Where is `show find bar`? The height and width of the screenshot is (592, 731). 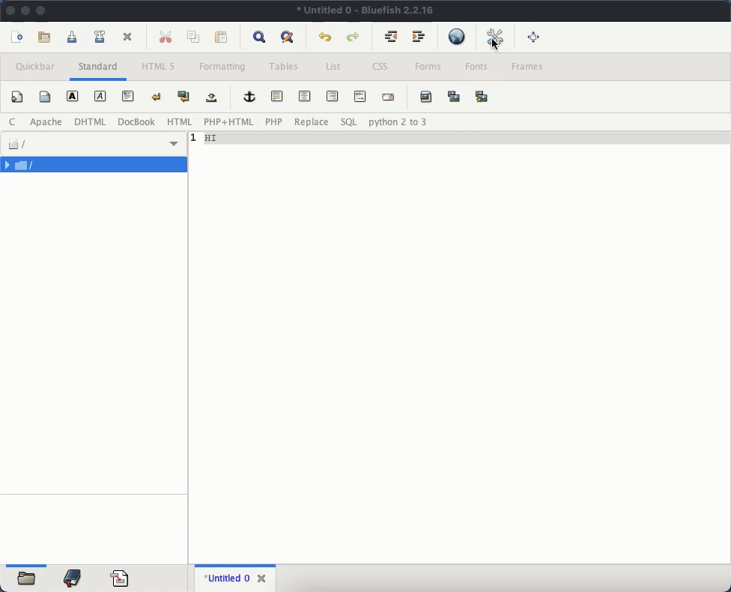
show find bar is located at coordinates (259, 37).